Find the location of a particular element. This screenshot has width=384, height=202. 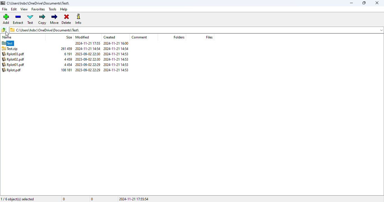

cursor is located at coordinates (7, 34).